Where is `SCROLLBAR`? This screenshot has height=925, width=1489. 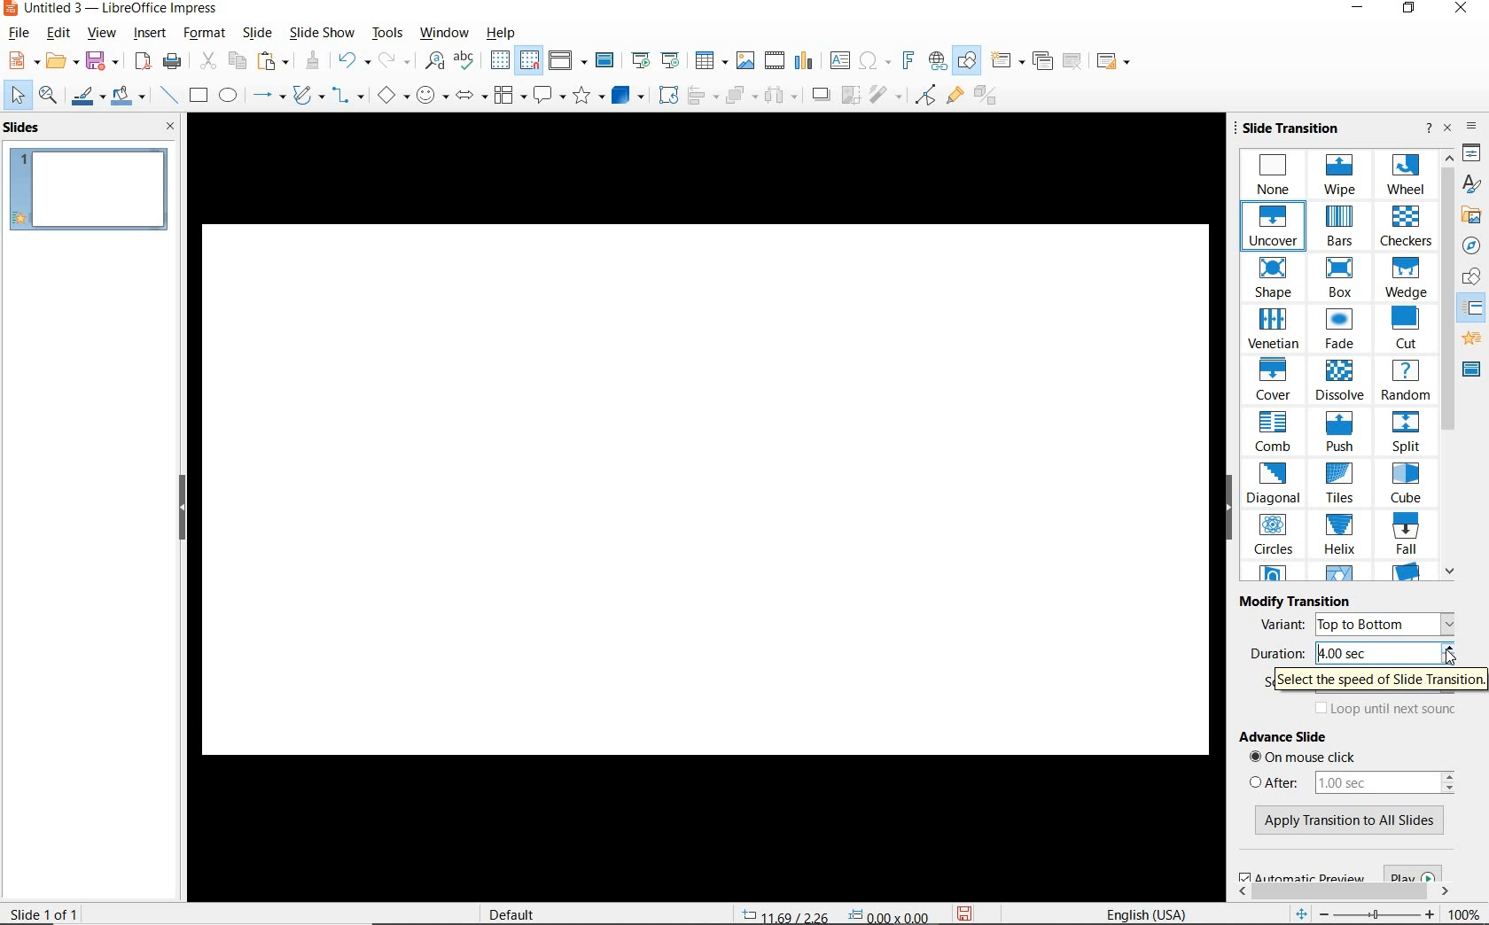
SCROLLBAR is located at coordinates (1342, 888).